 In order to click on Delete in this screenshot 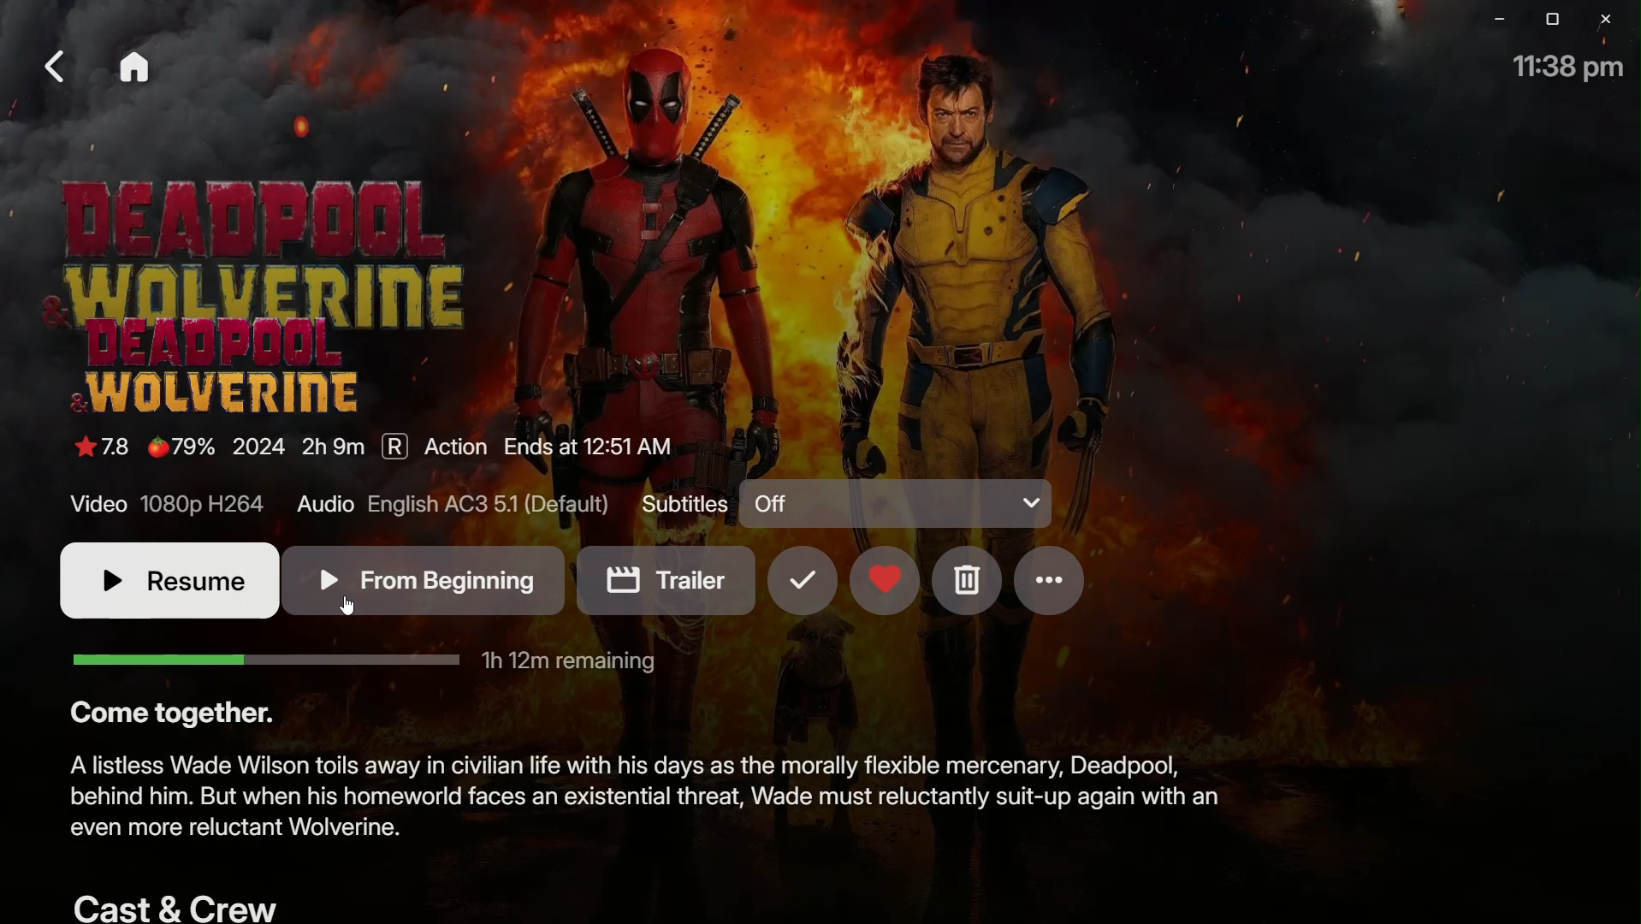, I will do `click(965, 578)`.